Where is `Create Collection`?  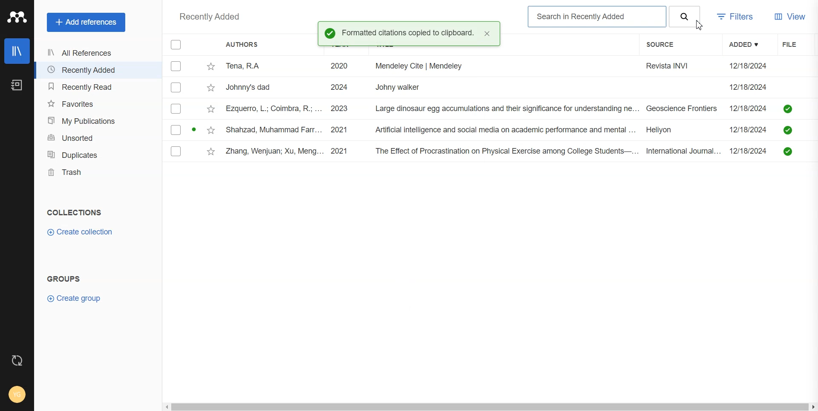
Create Collection is located at coordinates (81, 232).